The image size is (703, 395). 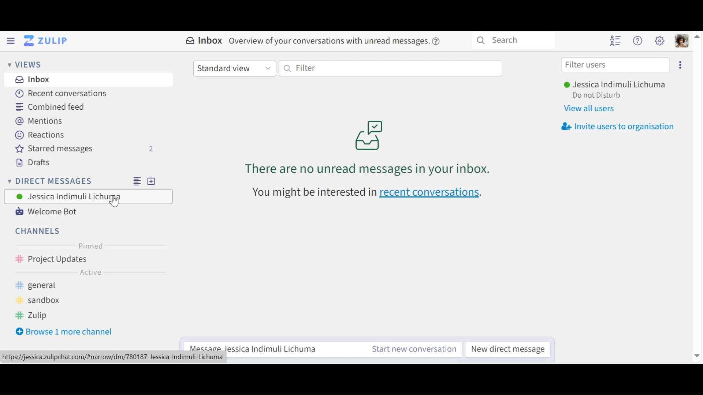 I want to click on Search, so click(x=512, y=40).